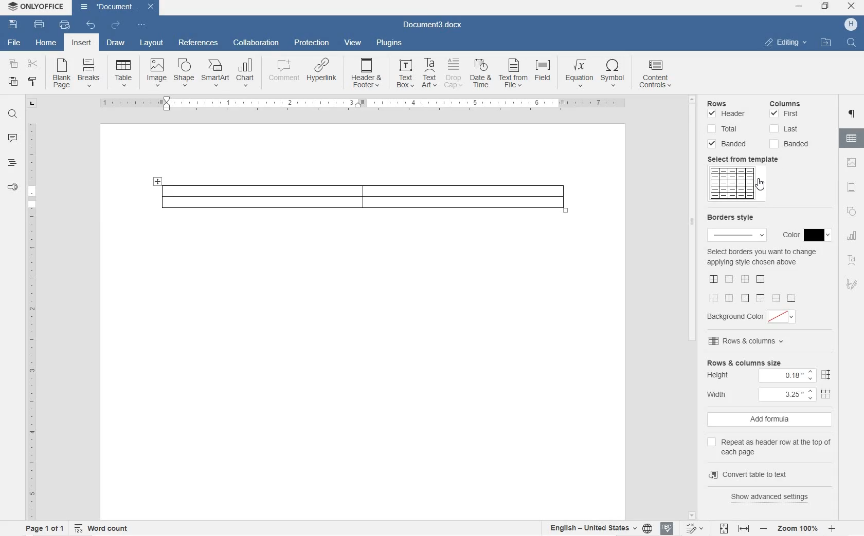  Describe the element at coordinates (729, 144) in the screenshot. I see `Banded` at that location.